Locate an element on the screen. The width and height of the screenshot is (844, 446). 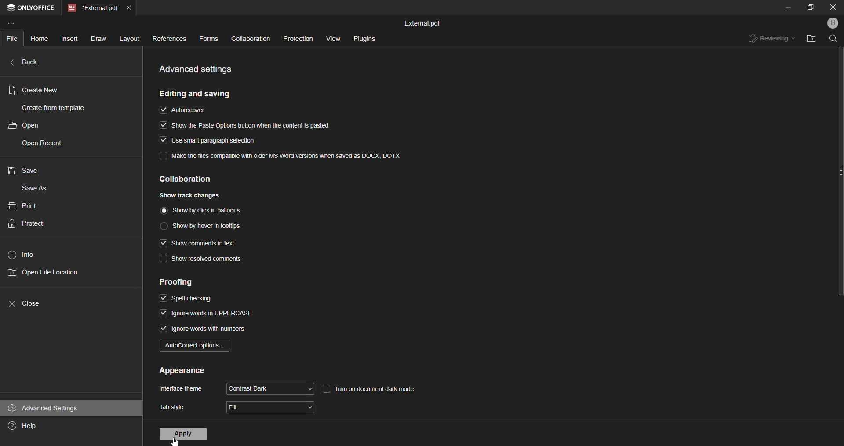
save is located at coordinates (23, 171).